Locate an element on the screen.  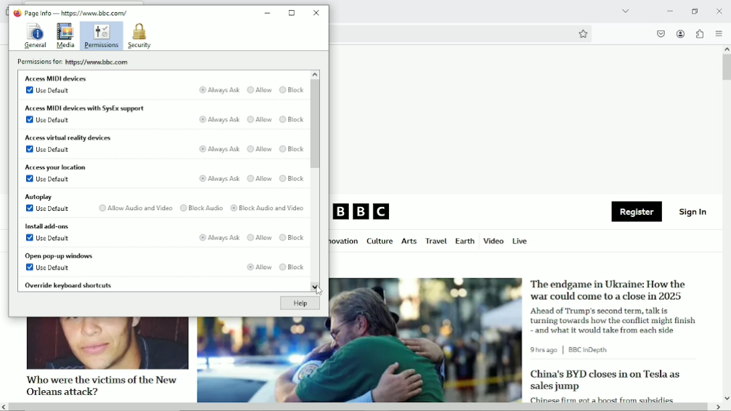
Use default is located at coordinates (52, 179).